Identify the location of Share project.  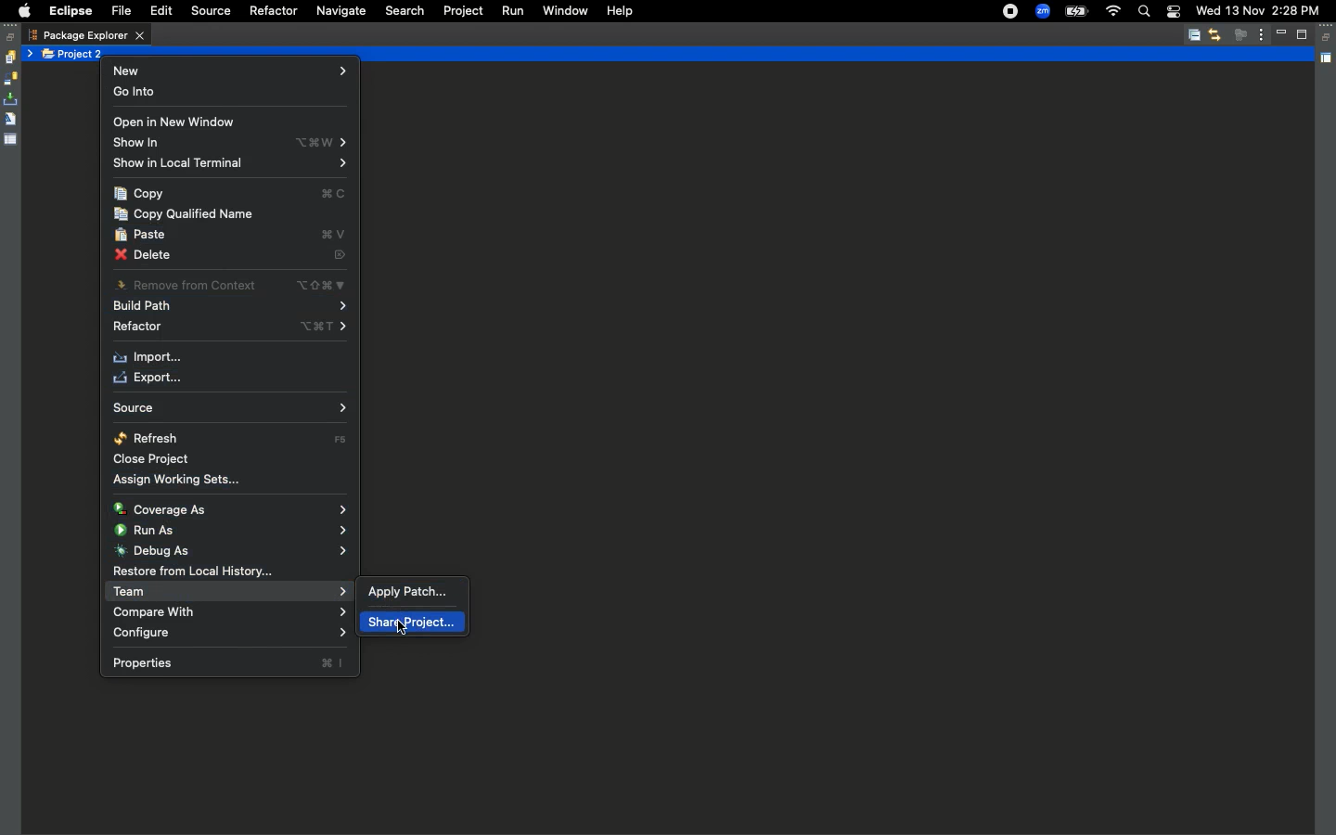
(410, 623).